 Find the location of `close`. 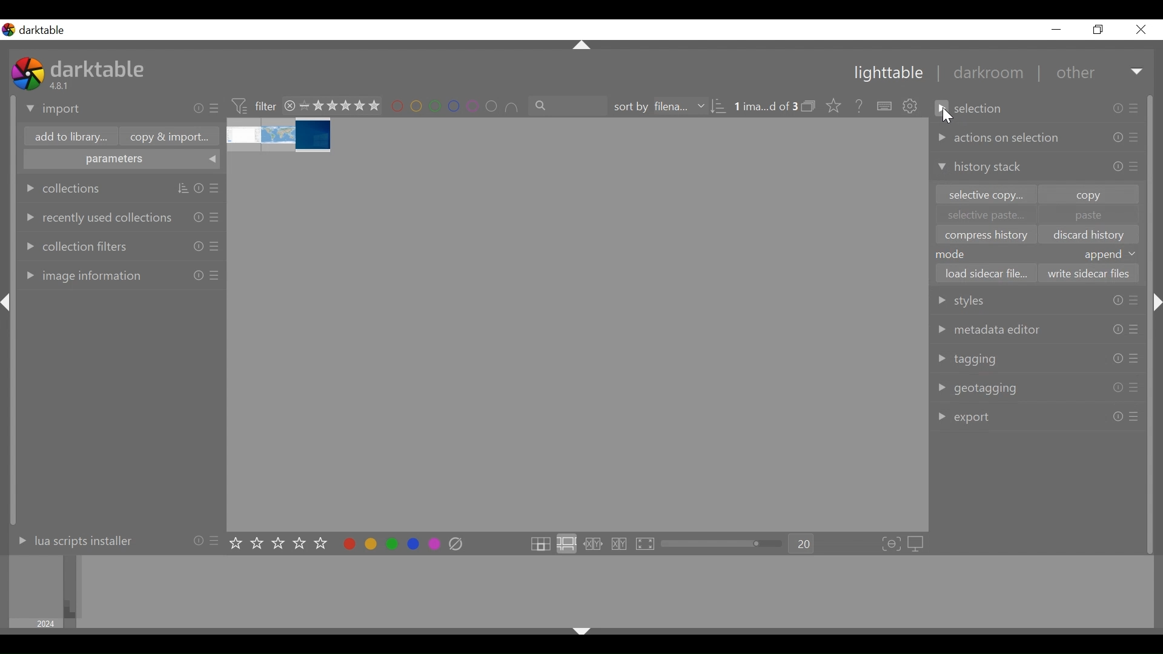

close is located at coordinates (1140, 30).